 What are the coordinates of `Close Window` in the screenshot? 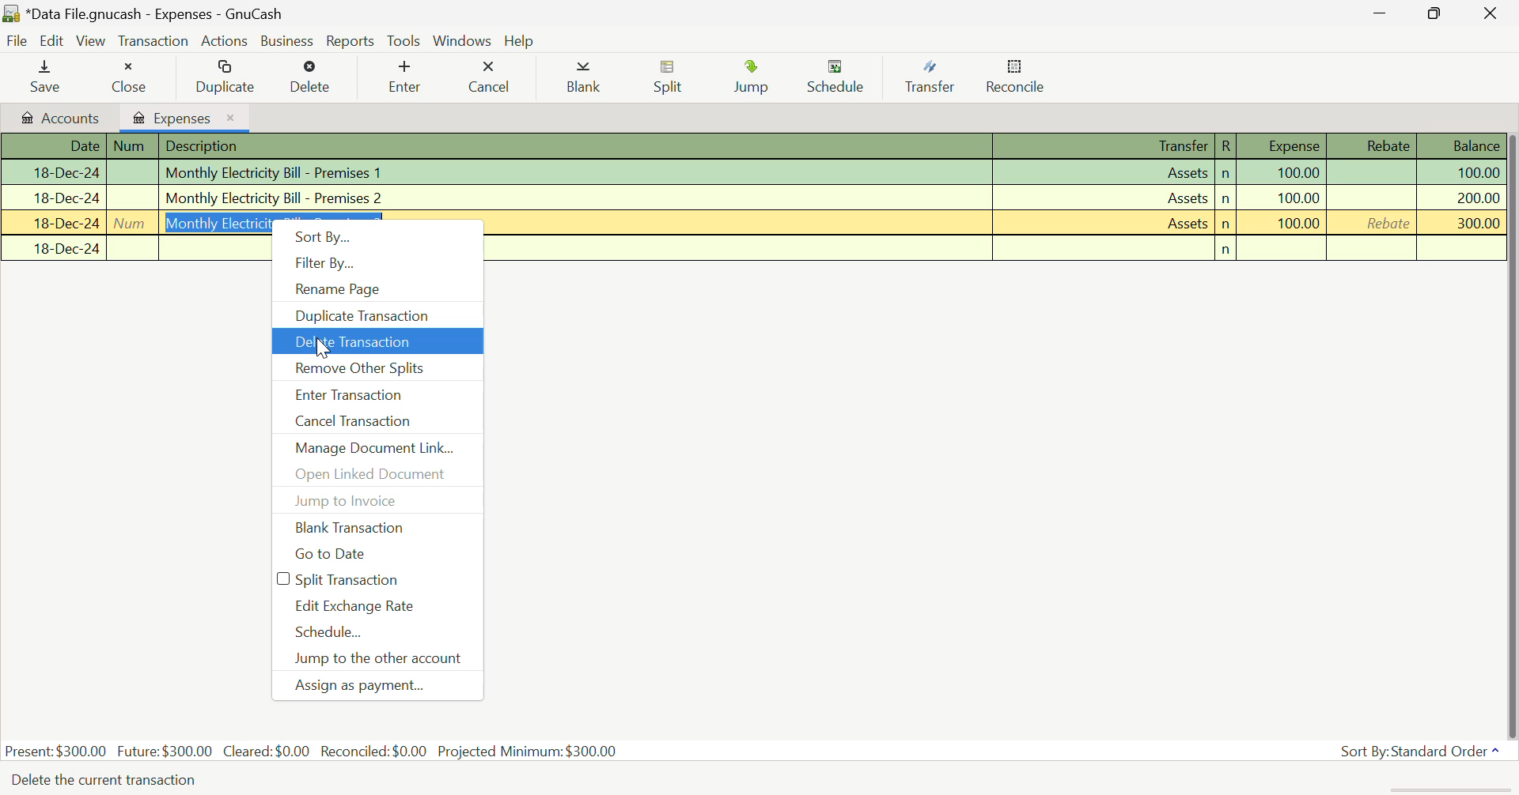 It's located at (1492, 13).